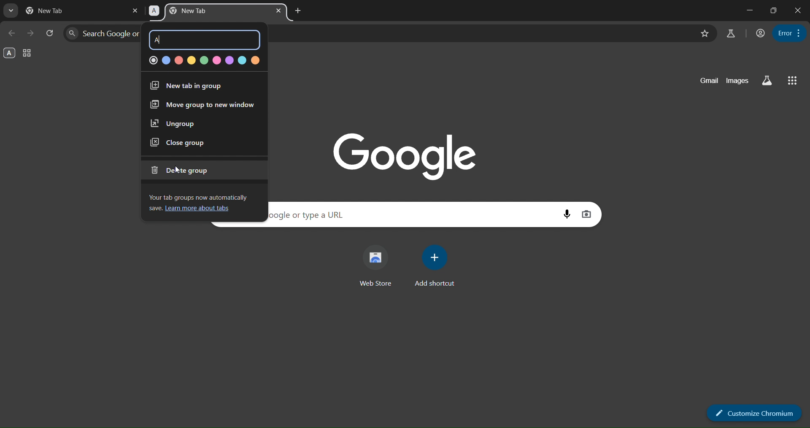 The image size is (810, 428). What do you see at coordinates (297, 10) in the screenshot?
I see `add new tab` at bounding box center [297, 10].